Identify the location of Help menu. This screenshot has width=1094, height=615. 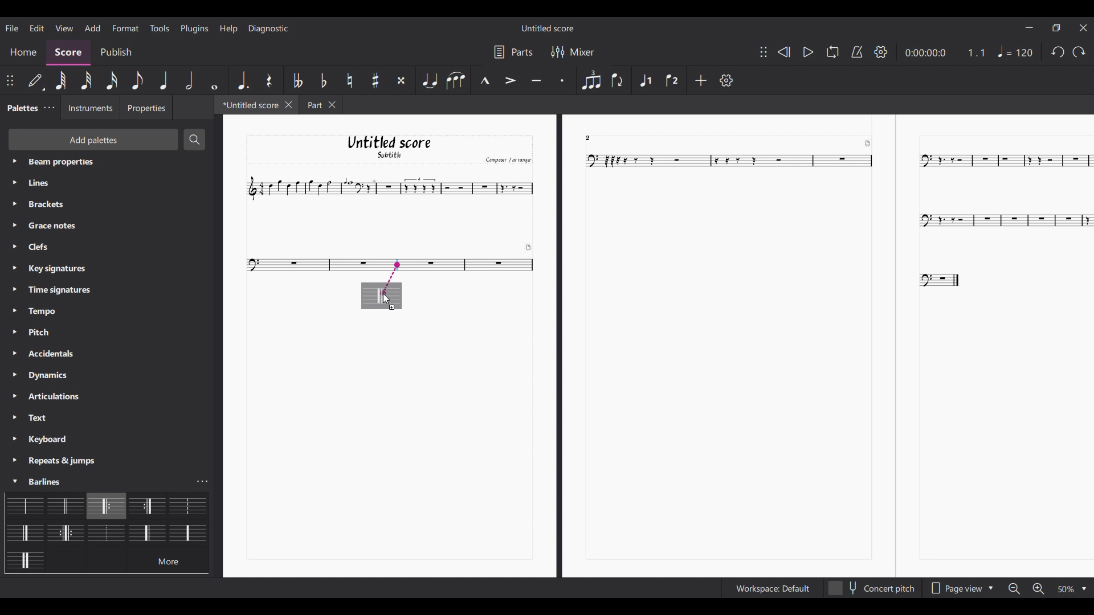
(228, 28).